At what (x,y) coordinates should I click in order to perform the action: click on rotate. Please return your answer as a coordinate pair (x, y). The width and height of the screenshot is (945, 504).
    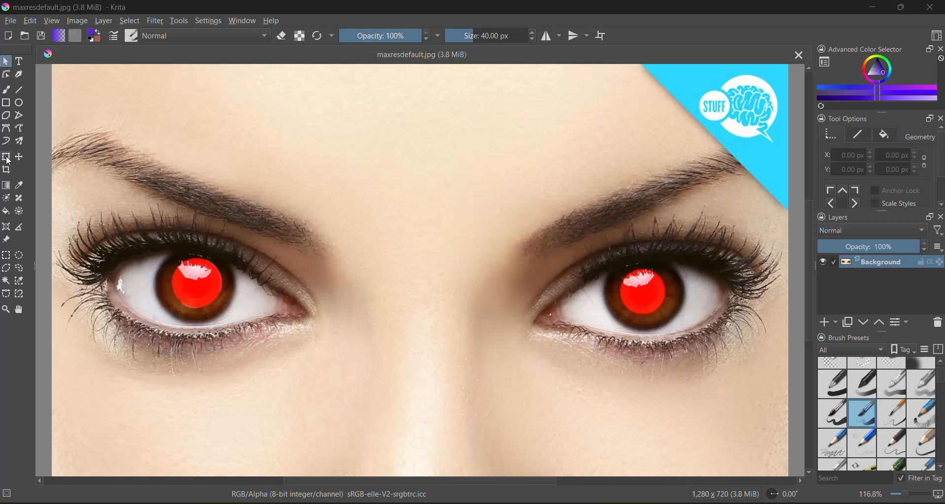
    Looking at the image, I should click on (783, 494).